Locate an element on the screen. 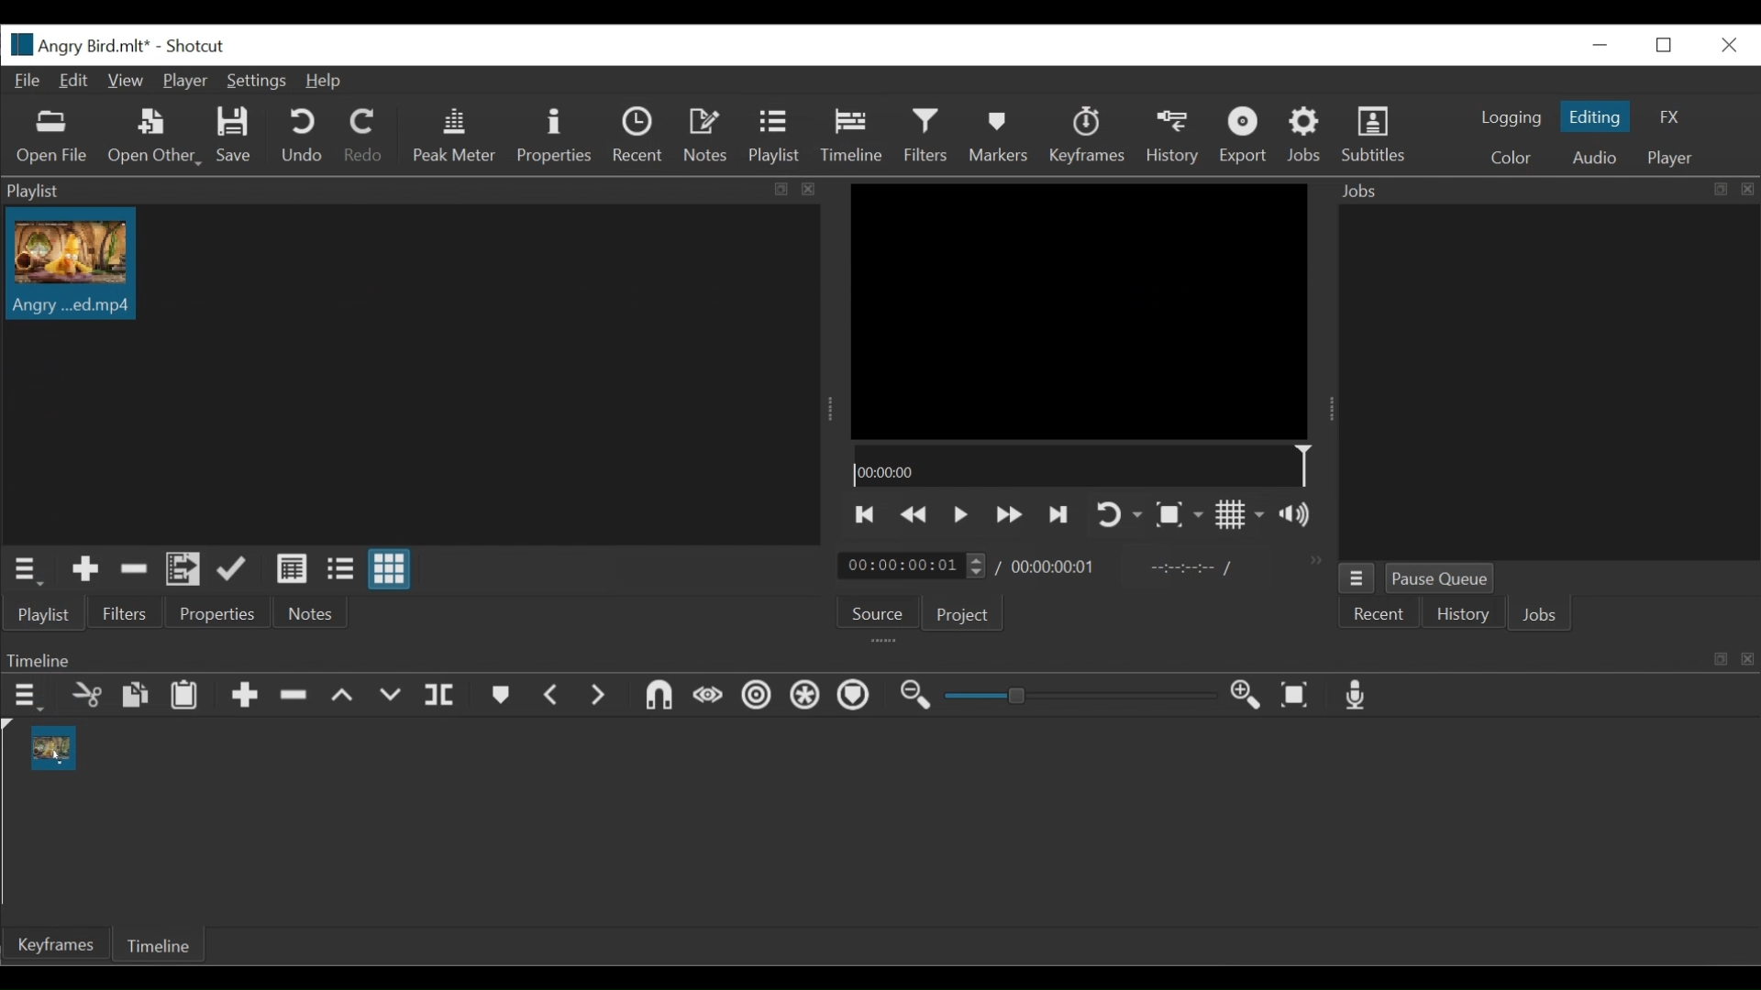 The height and width of the screenshot is (990, 1761). Edit is located at coordinates (74, 82).